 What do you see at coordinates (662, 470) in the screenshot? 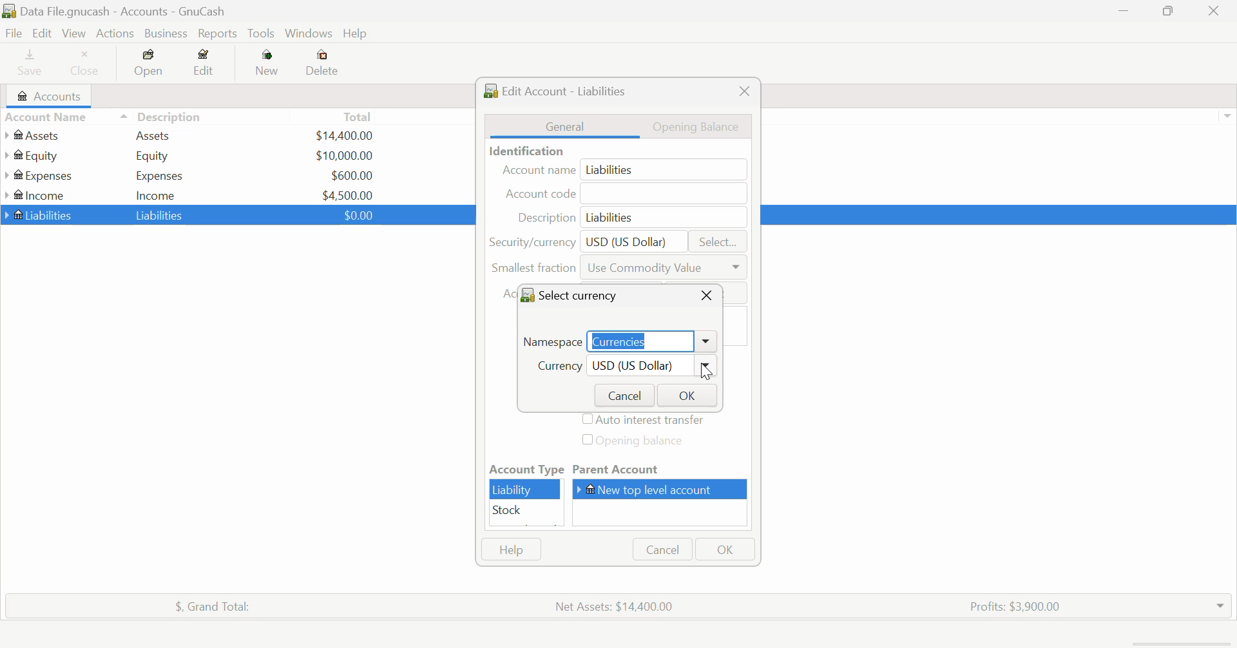
I see `Parent Account` at bounding box center [662, 470].